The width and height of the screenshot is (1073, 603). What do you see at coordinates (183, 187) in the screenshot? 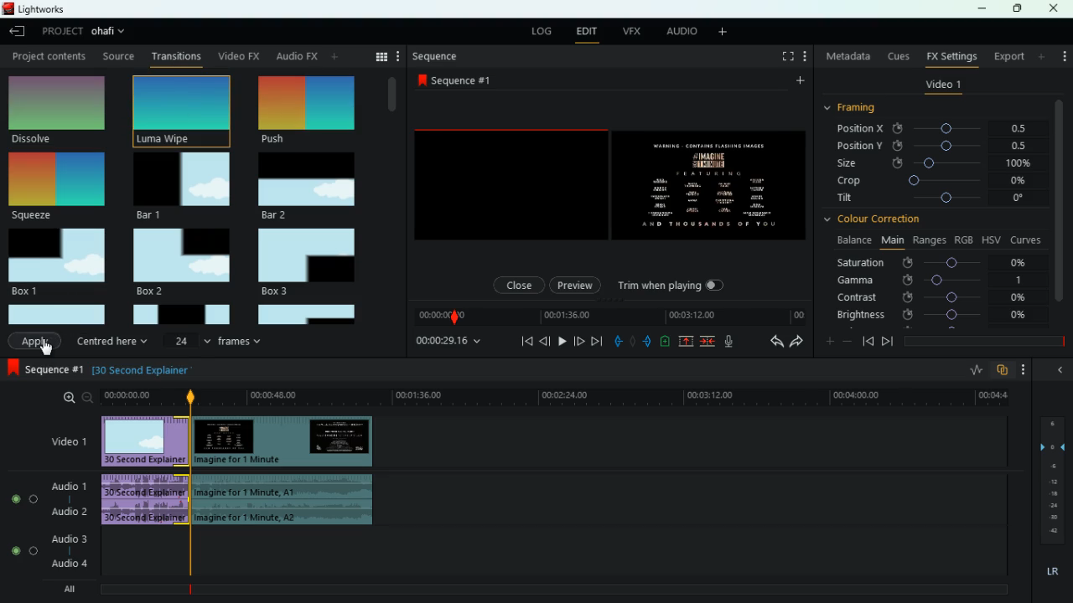
I see `bar 1` at bounding box center [183, 187].